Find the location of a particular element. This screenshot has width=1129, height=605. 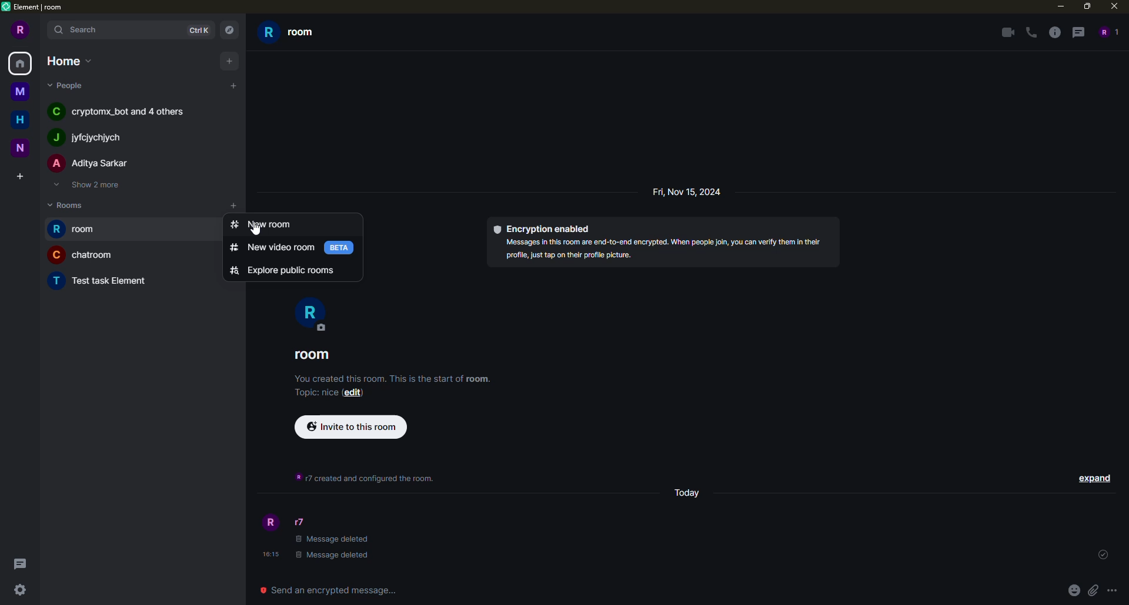

people is located at coordinates (68, 83).